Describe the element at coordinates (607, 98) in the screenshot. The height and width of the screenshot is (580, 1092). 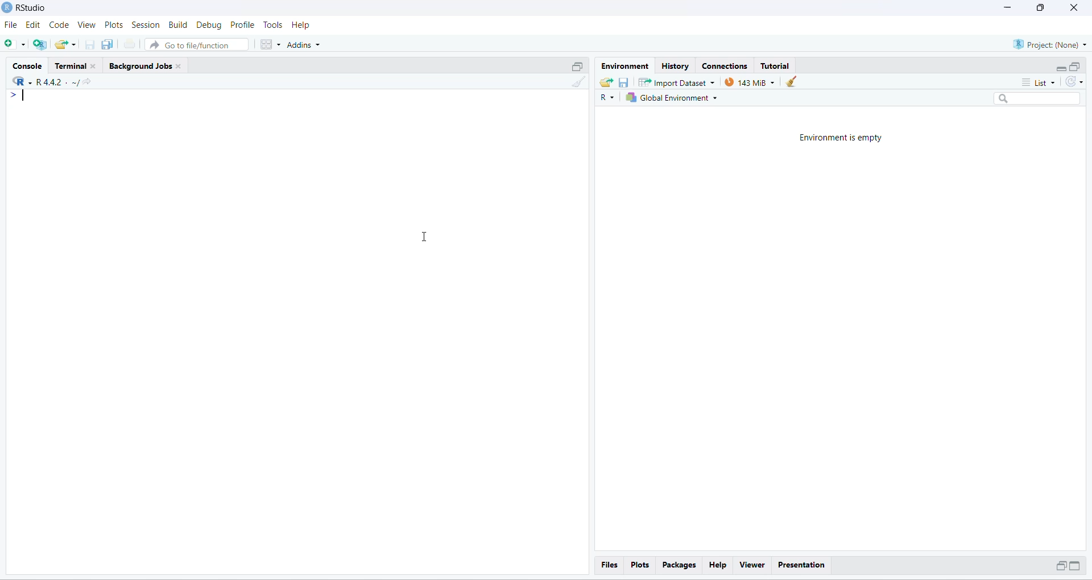
I see `R` at that location.